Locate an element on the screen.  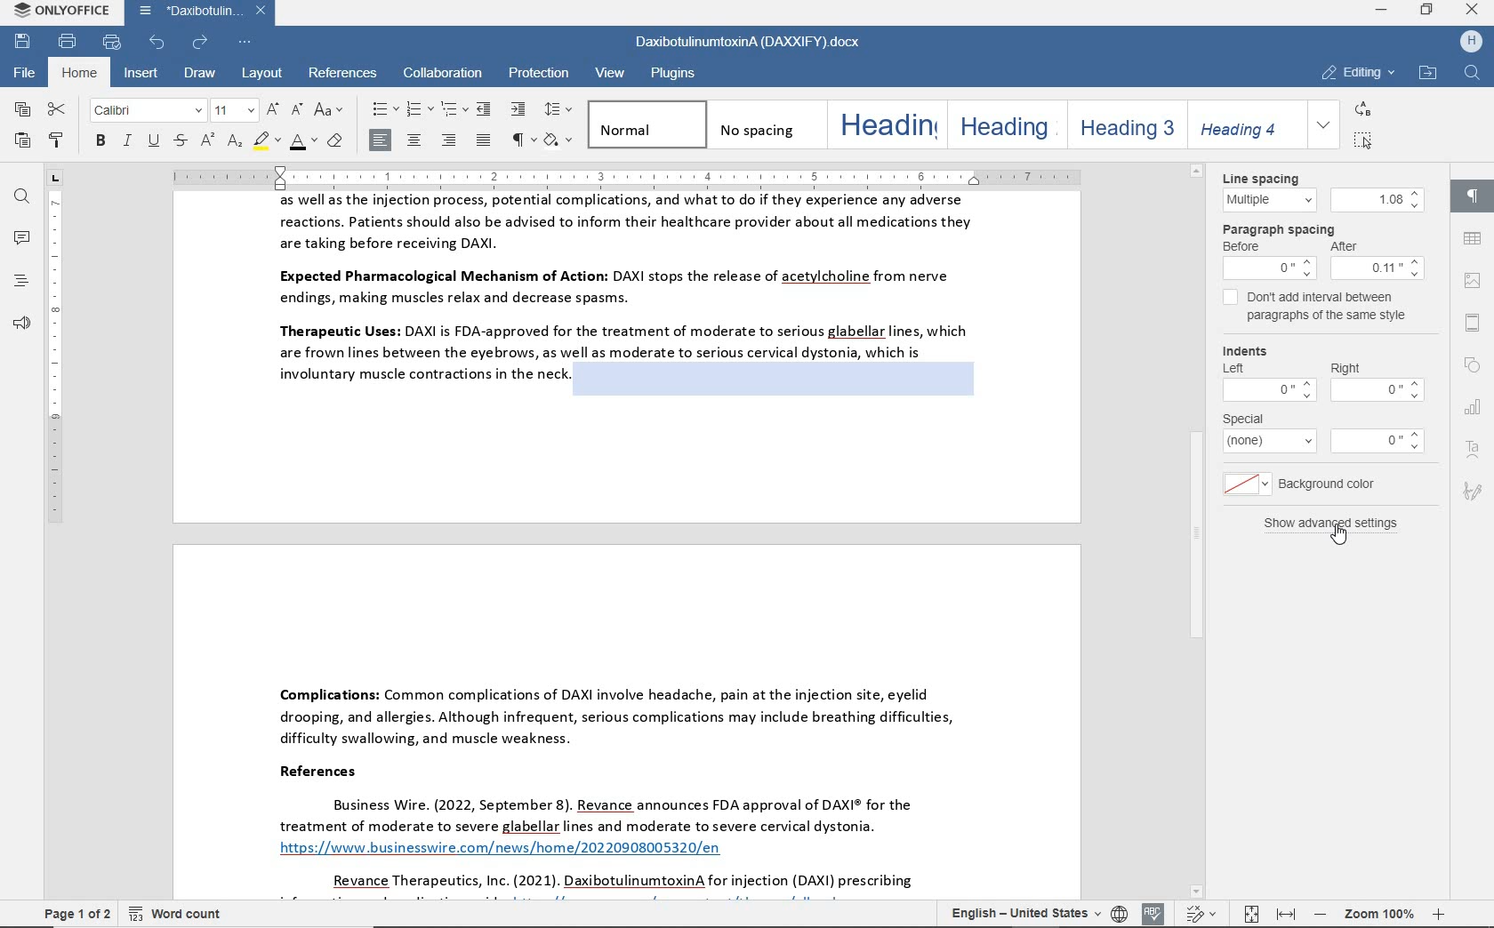
zoom out or zoom in is located at coordinates (1378, 914).